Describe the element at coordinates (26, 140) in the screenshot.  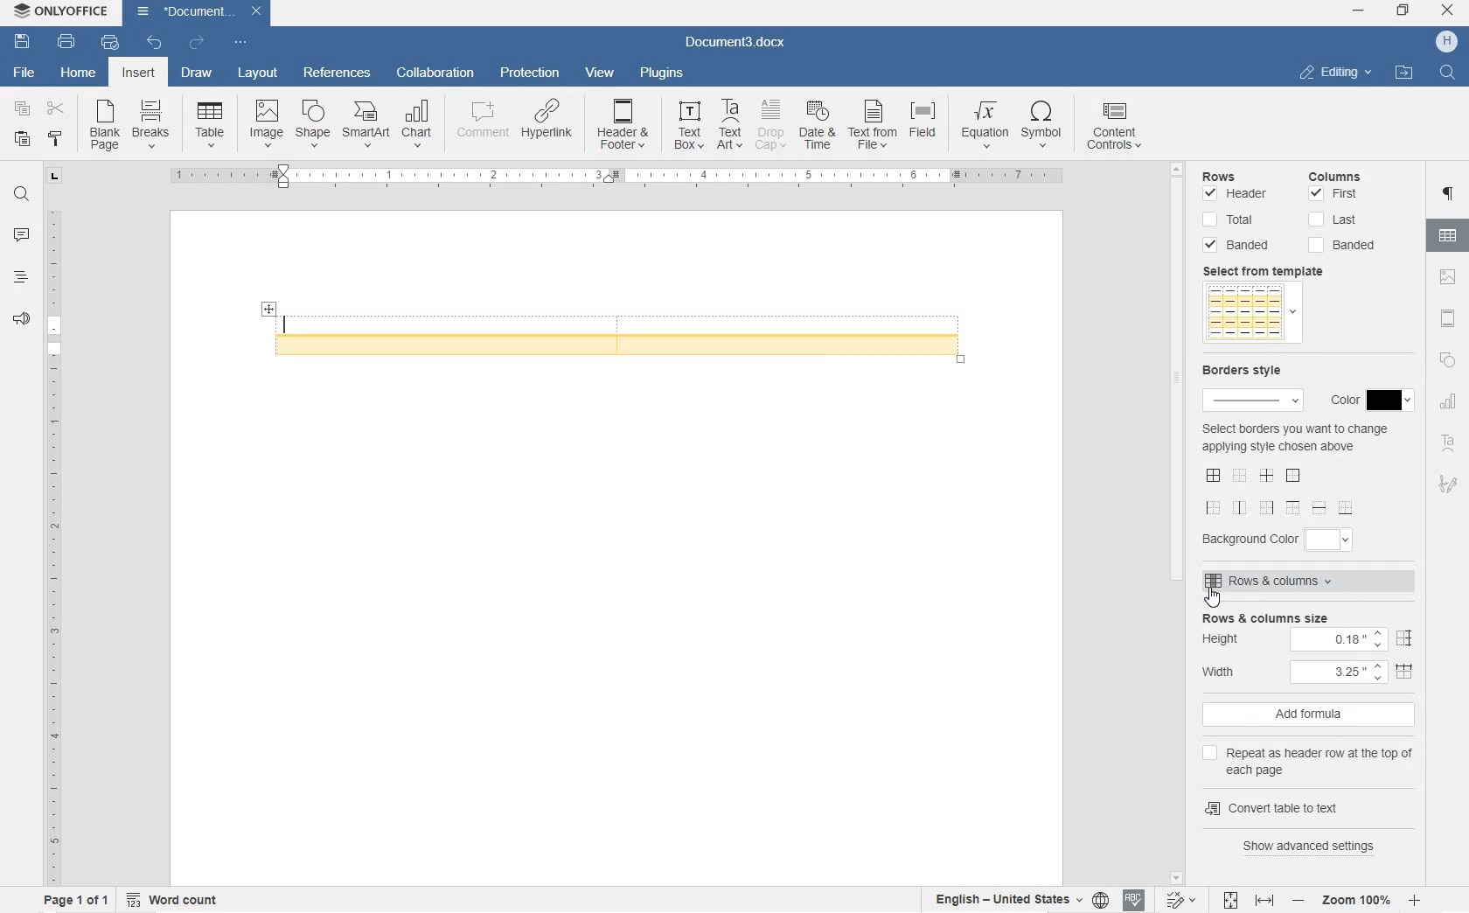
I see `PASTE` at that location.